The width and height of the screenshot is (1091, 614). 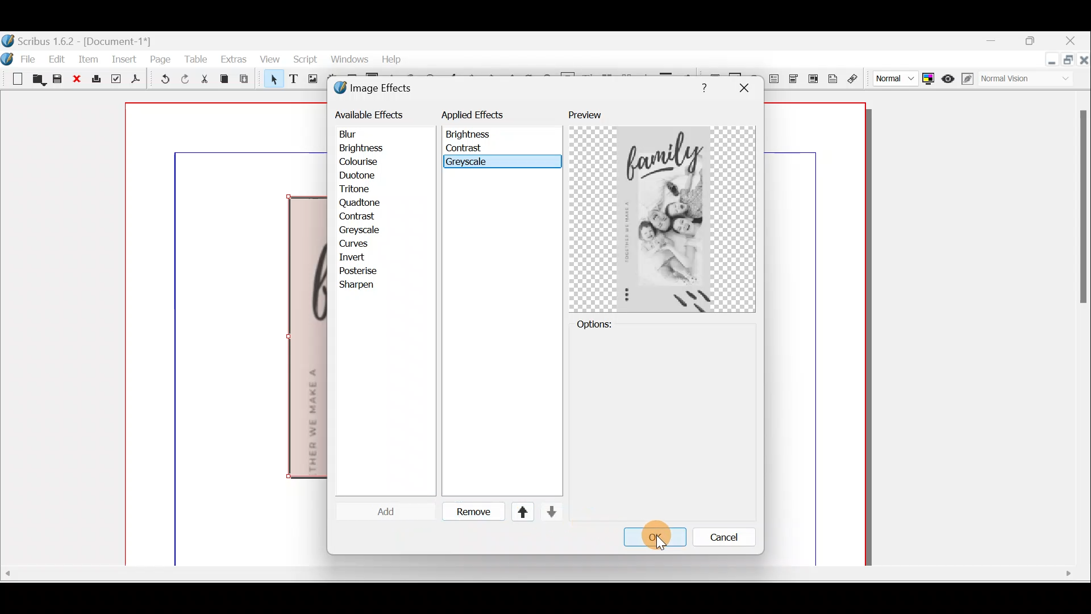 What do you see at coordinates (928, 80) in the screenshot?
I see `Toggle colour management system` at bounding box center [928, 80].